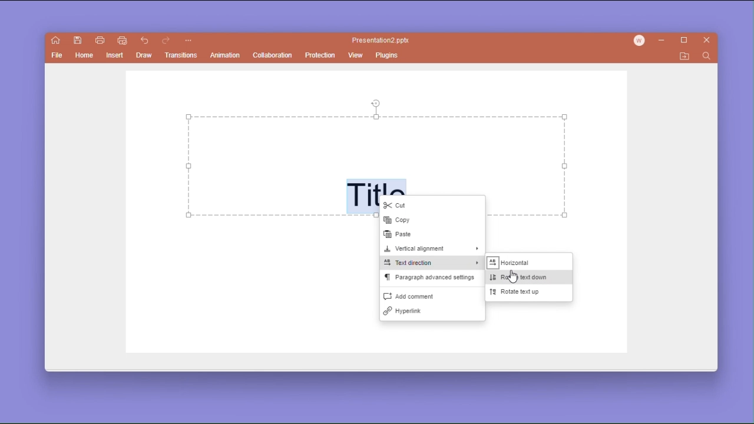 The height and width of the screenshot is (424, 754). I want to click on vertical alignment, so click(432, 250).